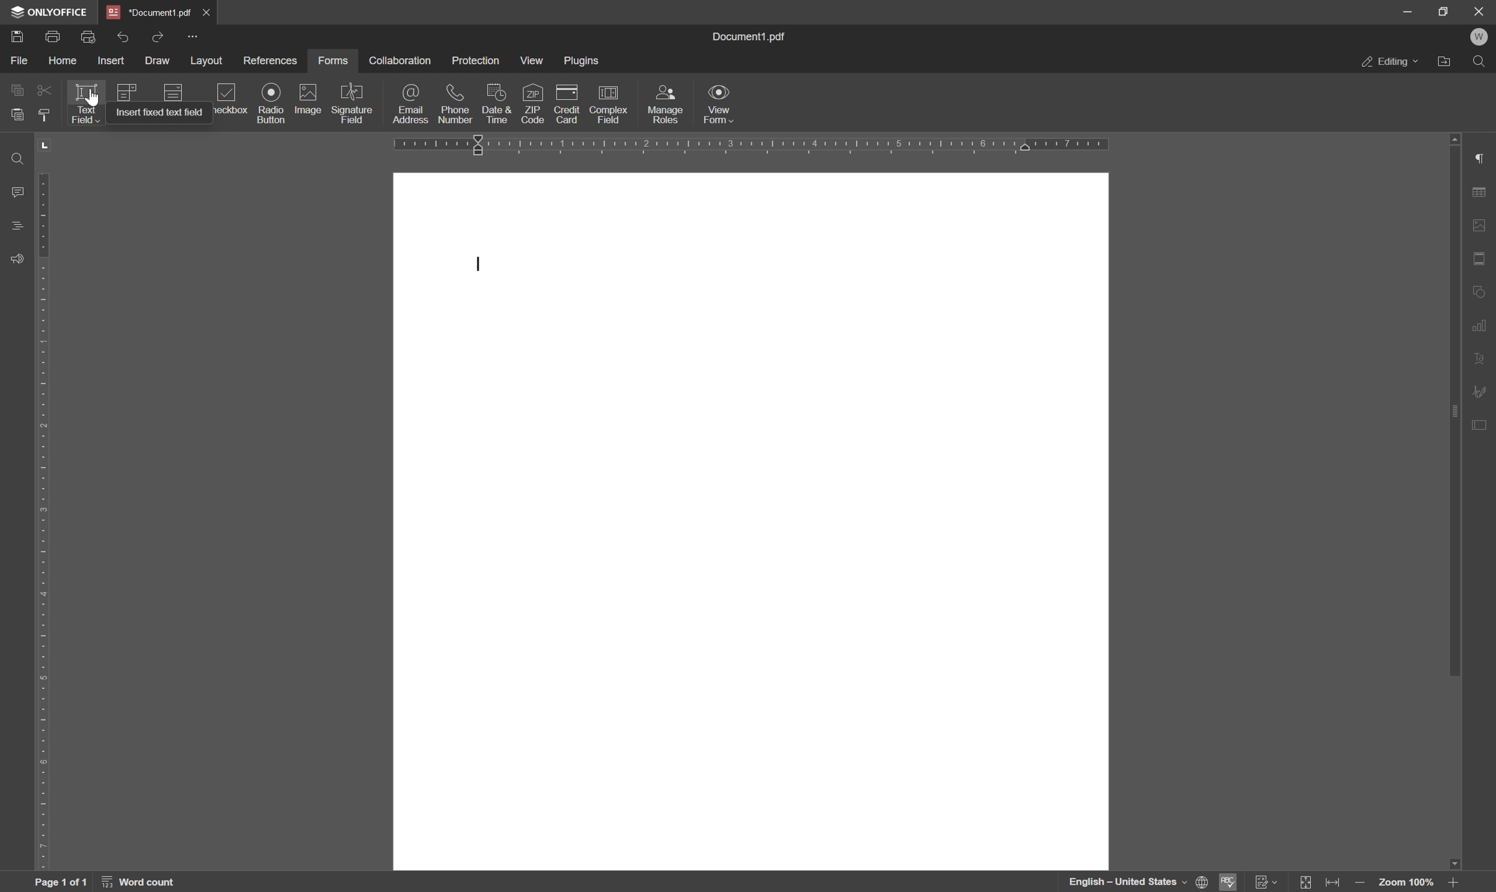  What do you see at coordinates (55, 38) in the screenshot?
I see `print` at bounding box center [55, 38].